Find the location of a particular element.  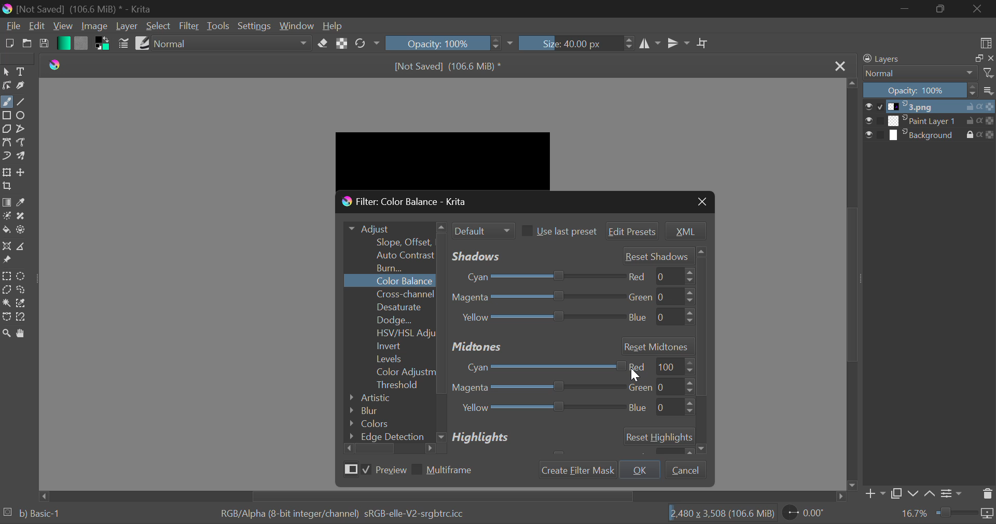

Tools is located at coordinates (219, 27).